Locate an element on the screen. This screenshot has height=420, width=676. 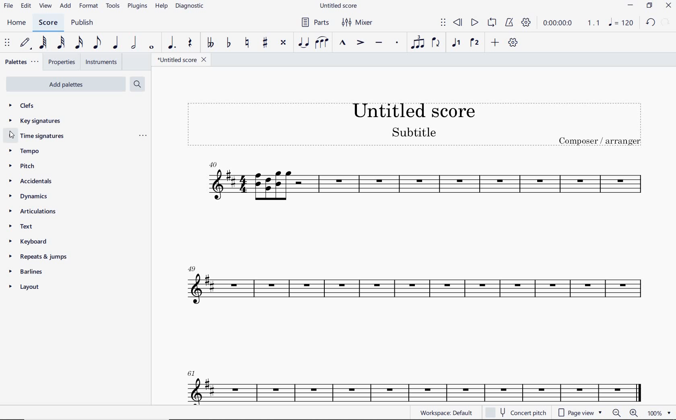
QUARTER NOTE is located at coordinates (116, 43).